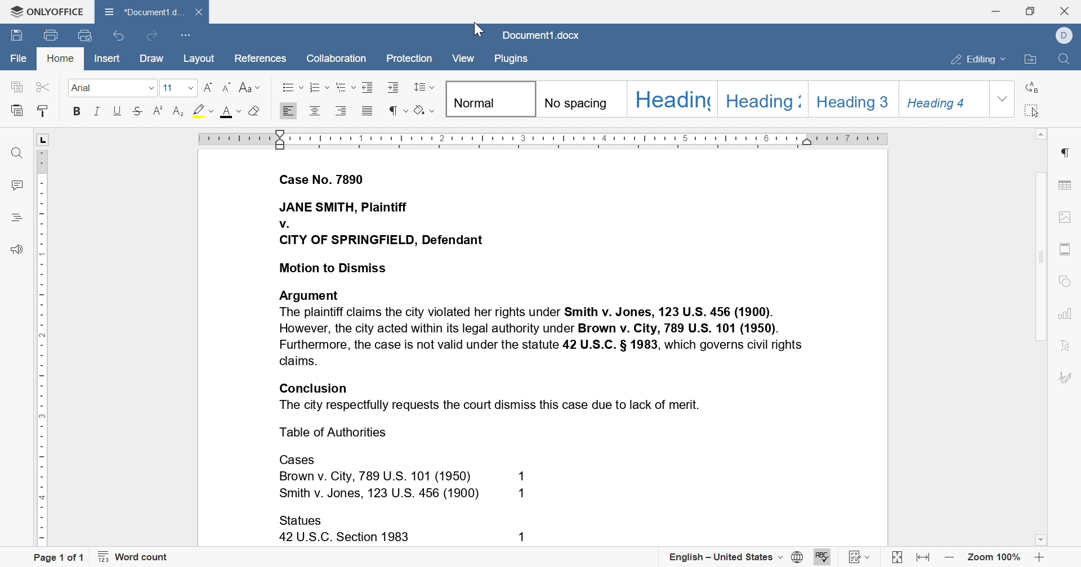 The height and width of the screenshot is (567, 1081). Describe the element at coordinates (1040, 557) in the screenshot. I see `zoom in` at that location.